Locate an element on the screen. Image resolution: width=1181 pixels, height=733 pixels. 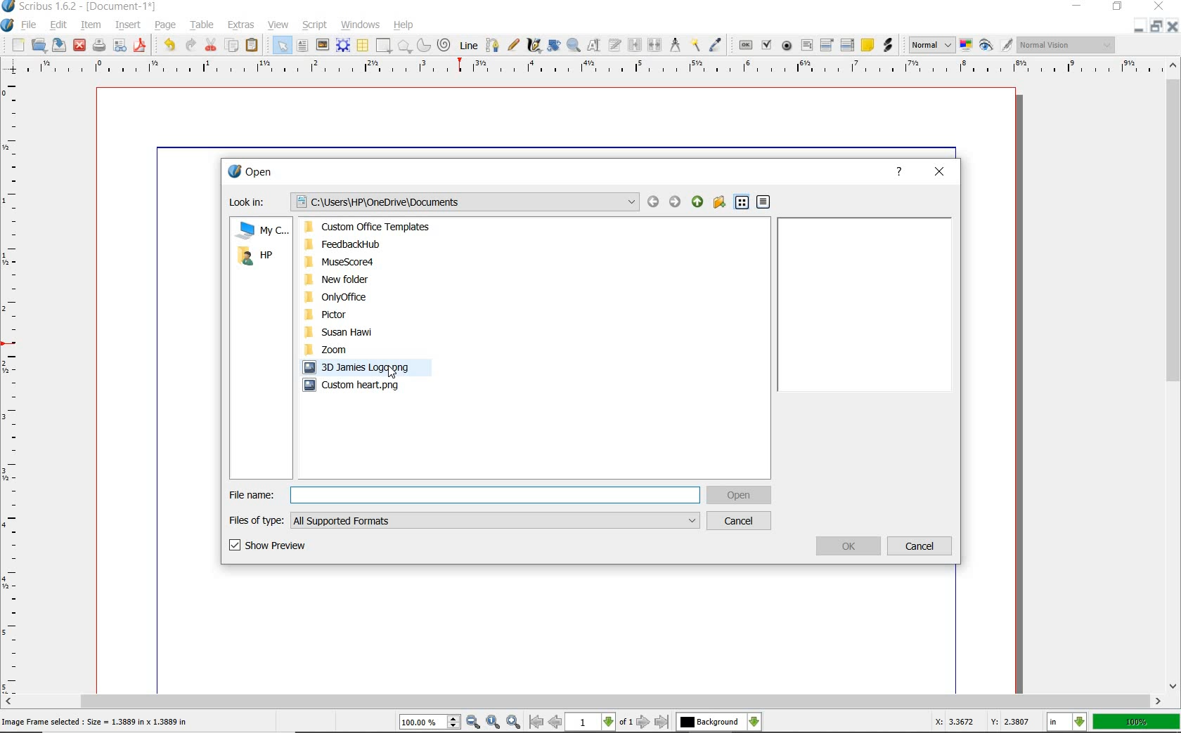
render frame is located at coordinates (344, 46).